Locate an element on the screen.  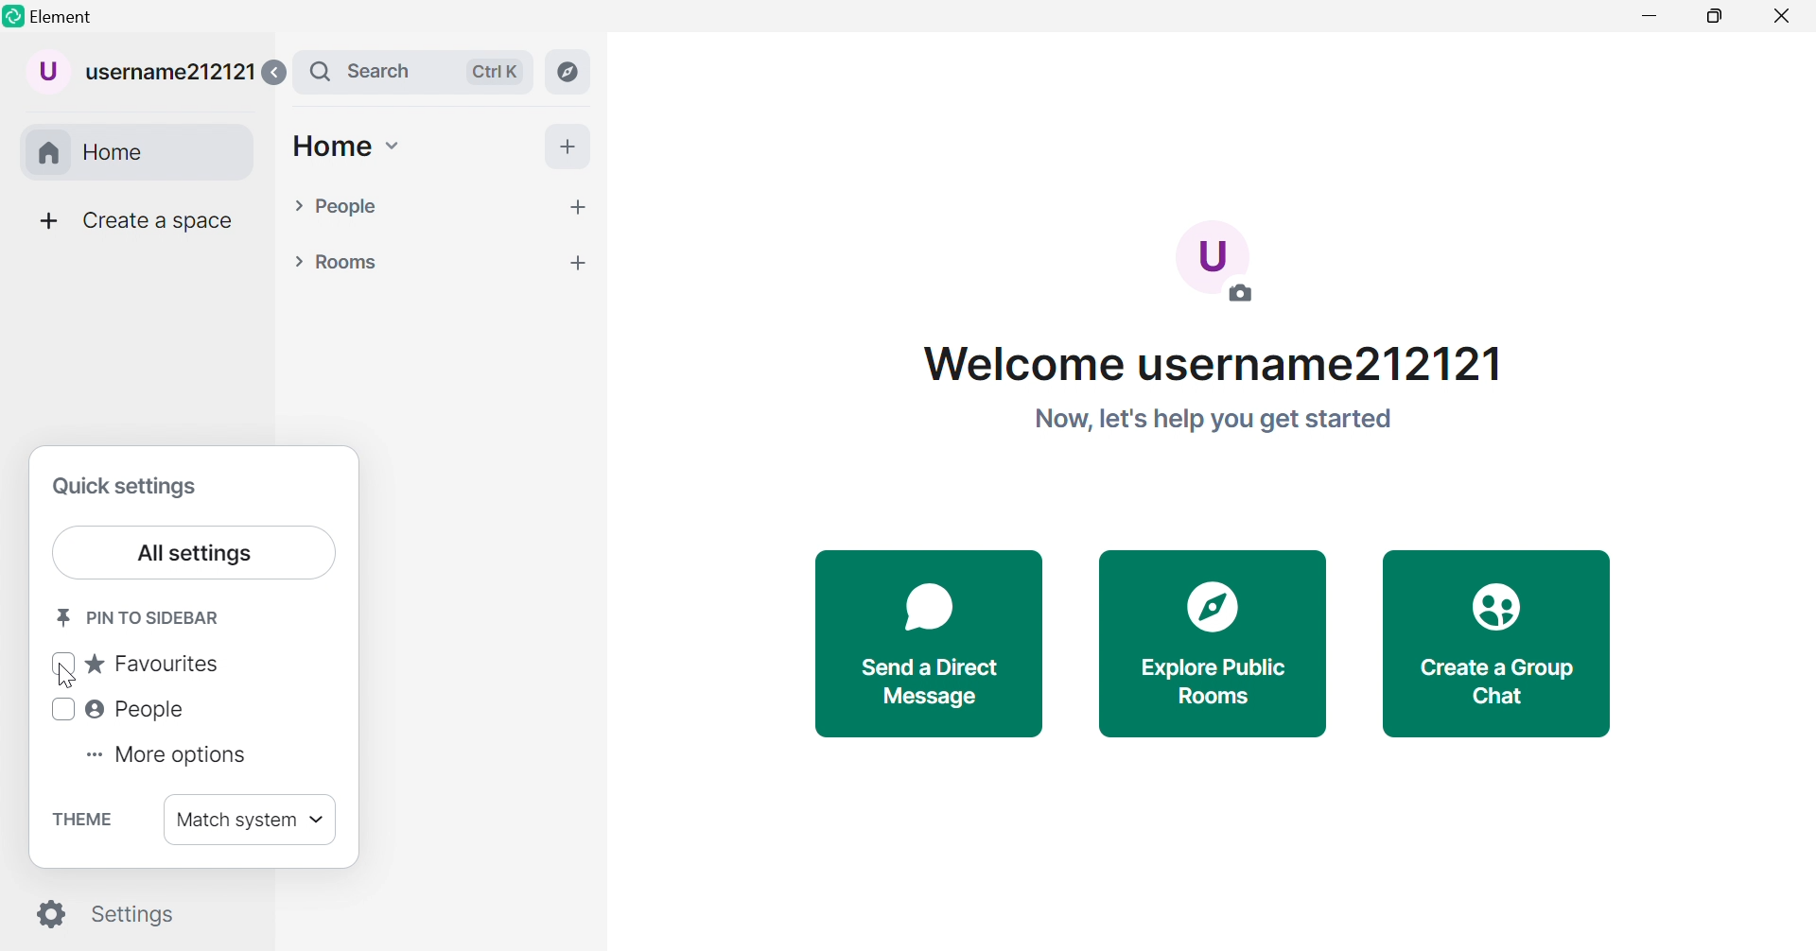
username212121 is located at coordinates (142, 74).